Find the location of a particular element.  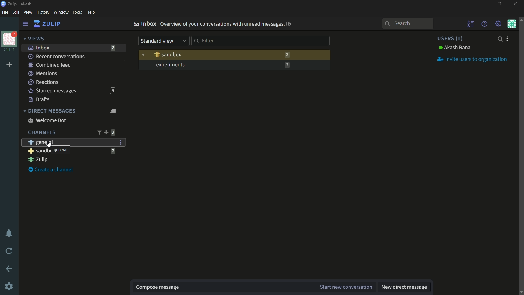

experiments is located at coordinates (170, 65).